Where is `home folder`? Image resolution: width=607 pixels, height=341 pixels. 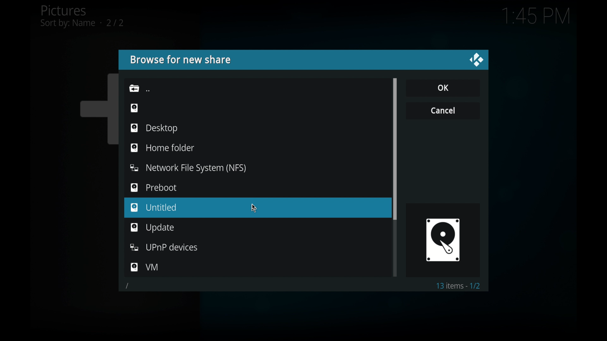 home folder is located at coordinates (163, 147).